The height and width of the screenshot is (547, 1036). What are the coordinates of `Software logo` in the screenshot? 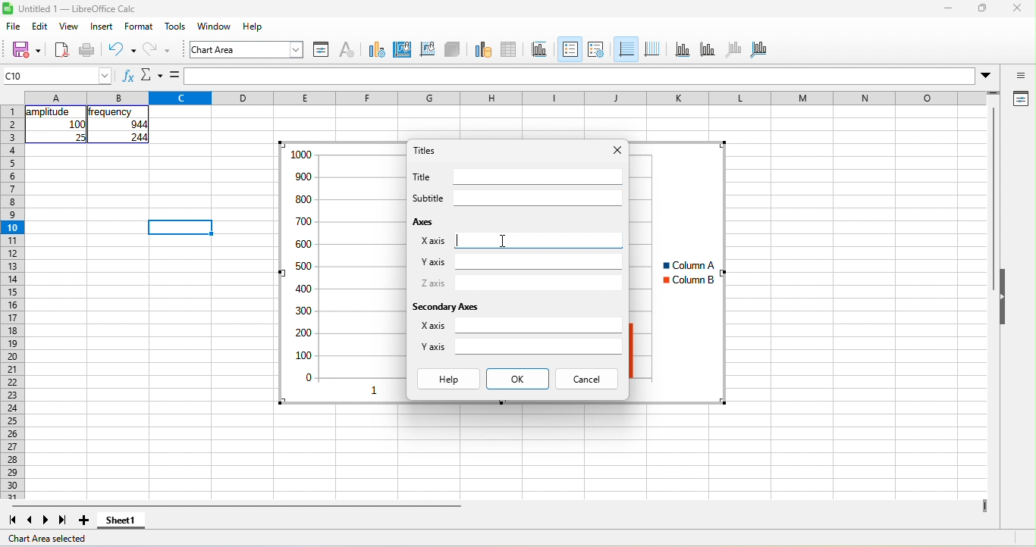 It's located at (8, 8).